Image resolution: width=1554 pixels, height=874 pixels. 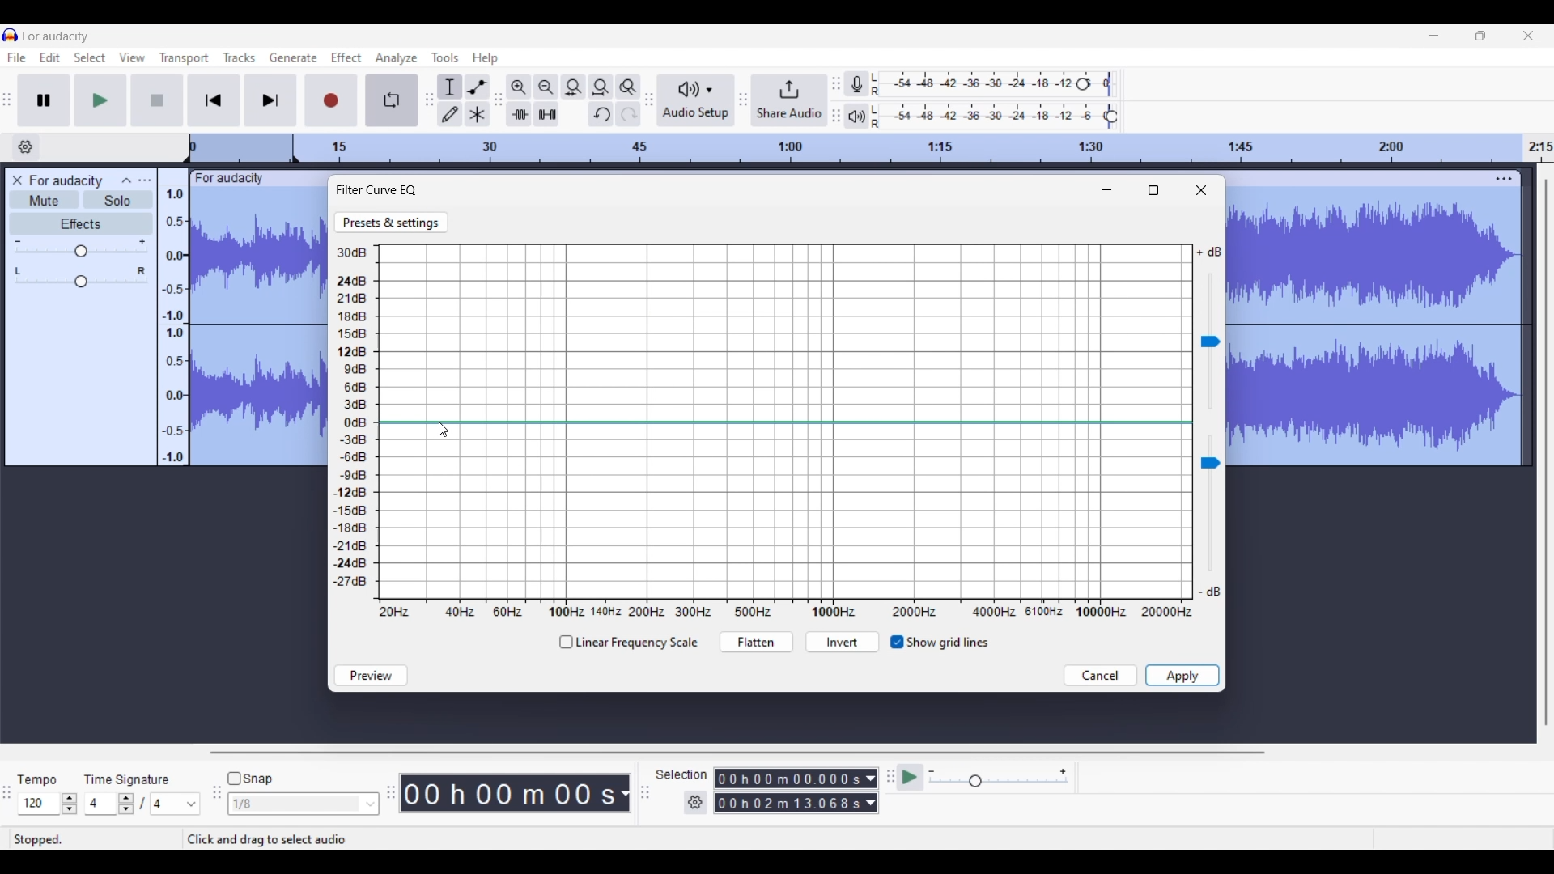 I want to click on X axis representing Hertz, so click(x=786, y=612).